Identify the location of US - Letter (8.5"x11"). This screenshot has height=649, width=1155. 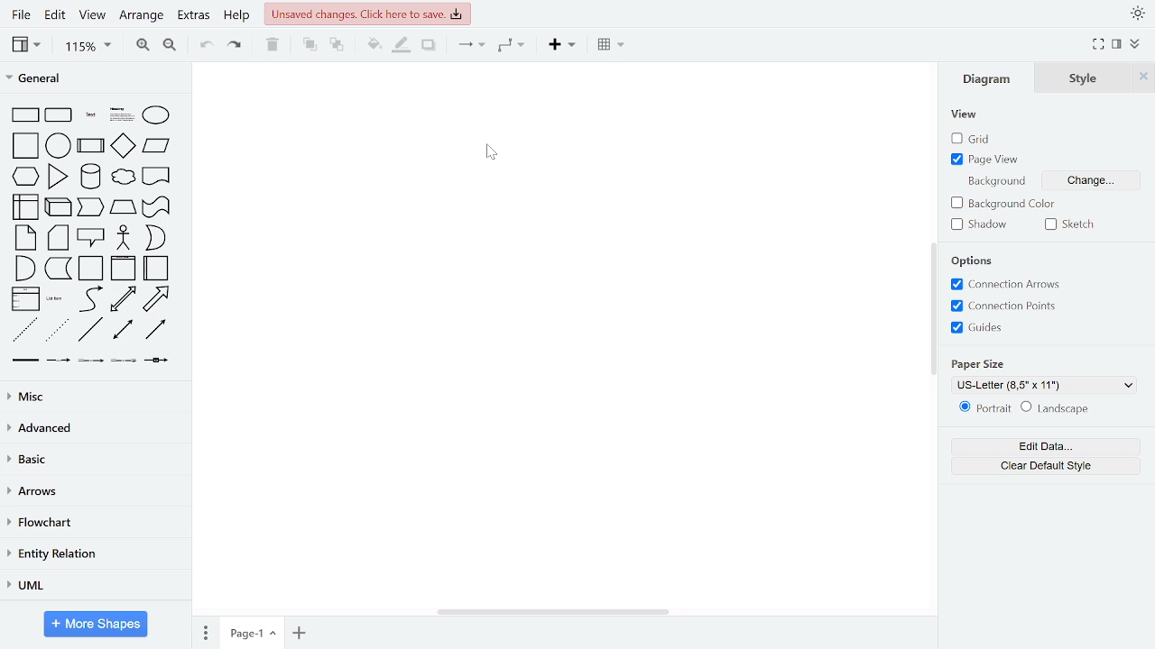
(1042, 385).